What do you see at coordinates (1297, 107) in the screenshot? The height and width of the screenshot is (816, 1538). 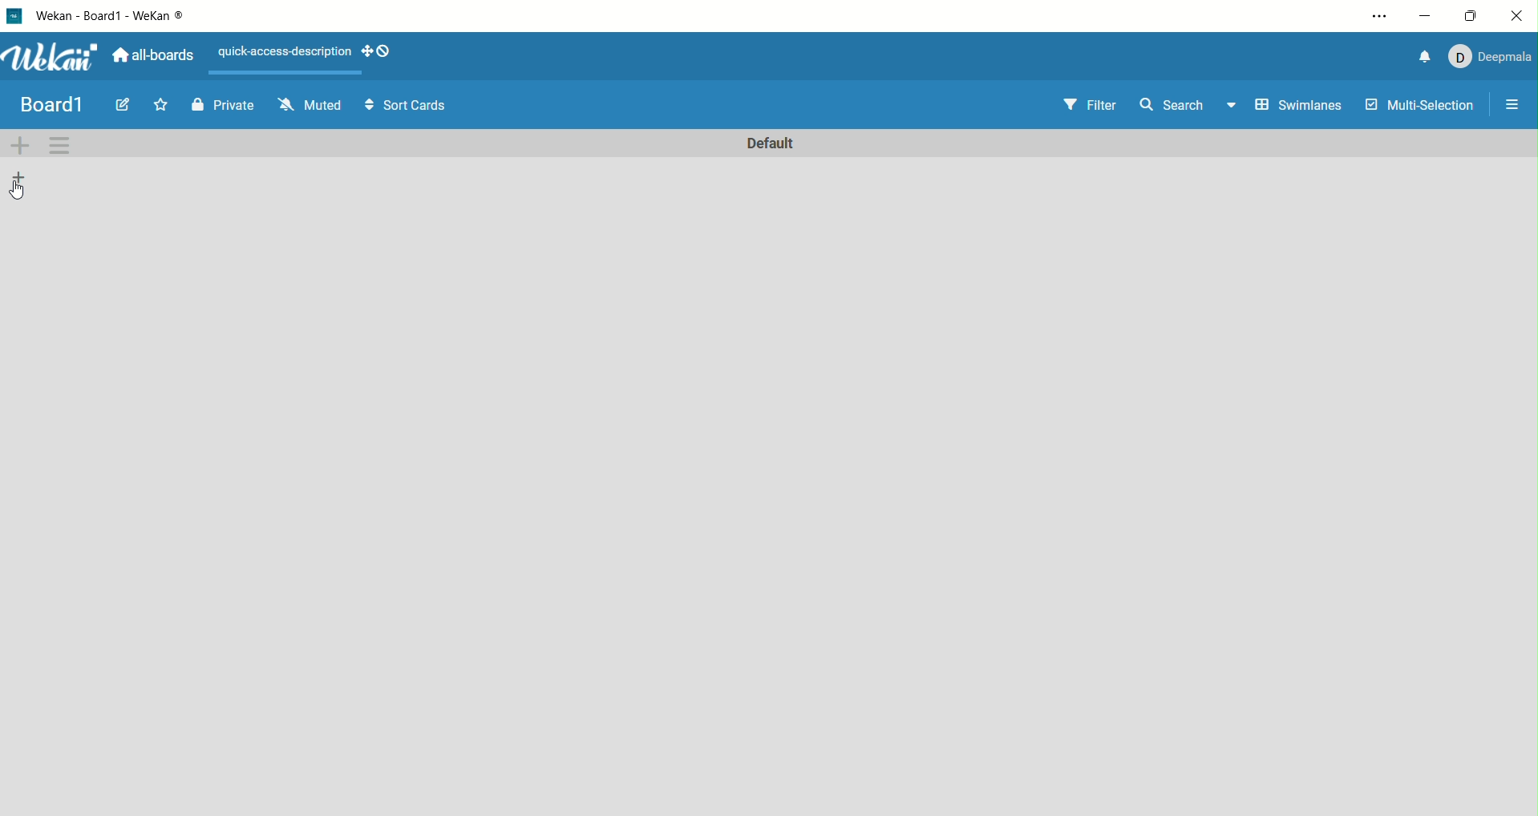 I see `swimlanes` at bounding box center [1297, 107].